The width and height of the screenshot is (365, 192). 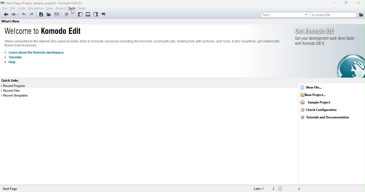 What do you see at coordinates (318, 111) in the screenshot?
I see `check configuration` at bounding box center [318, 111].